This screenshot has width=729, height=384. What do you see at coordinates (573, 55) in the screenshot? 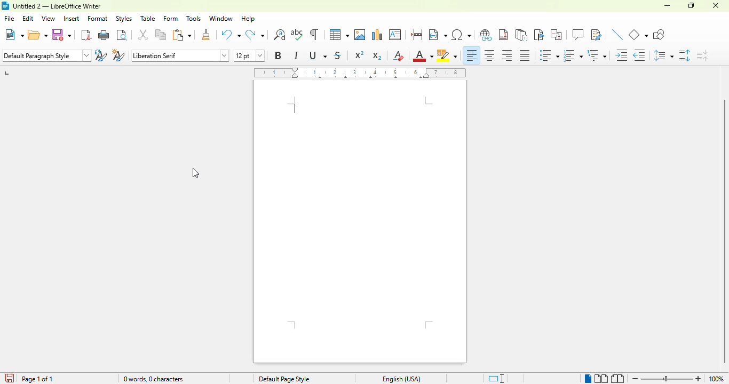
I see `toggle ordered list` at bounding box center [573, 55].